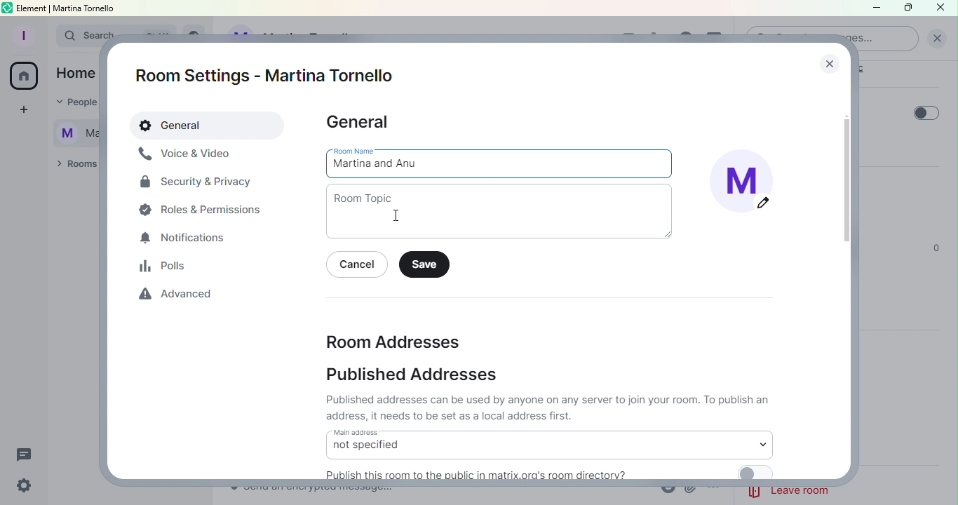 This screenshot has height=505, width=958. I want to click on Polls, so click(168, 266).